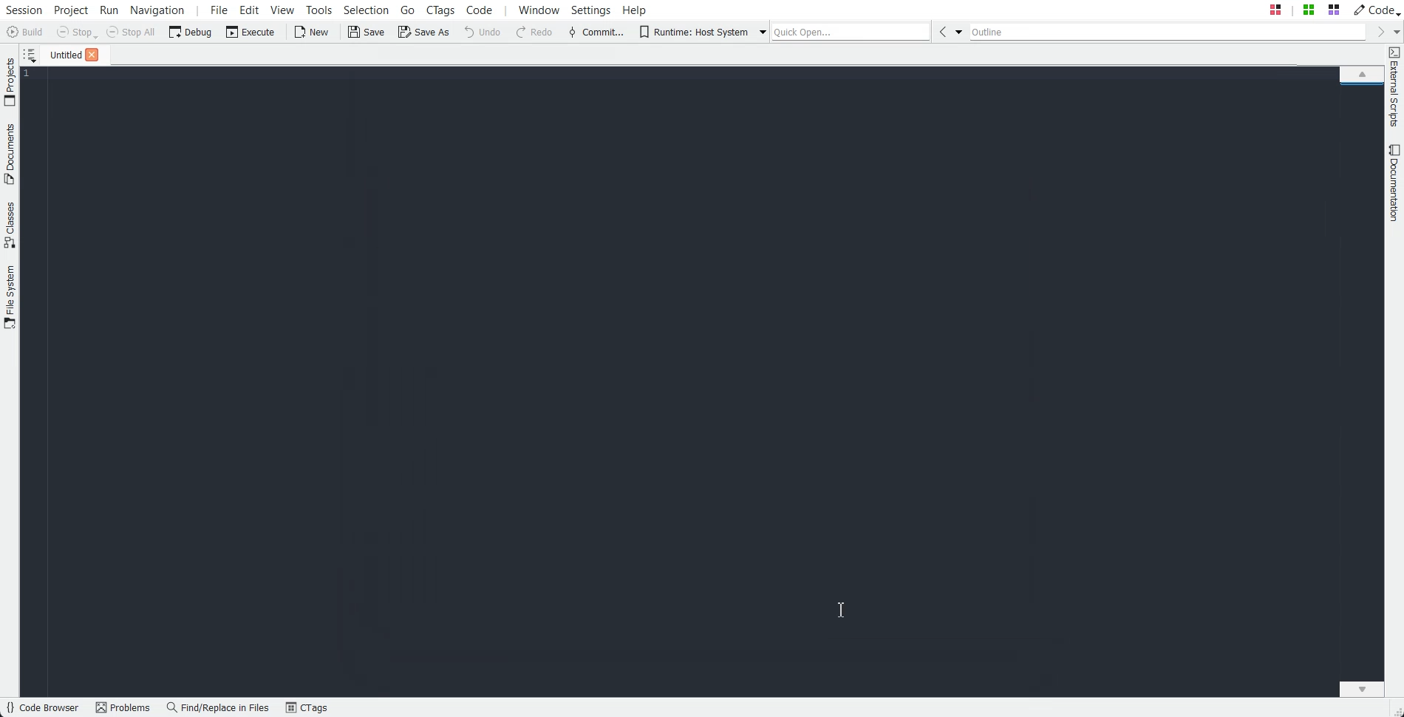  I want to click on Tools, so click(320, 10).